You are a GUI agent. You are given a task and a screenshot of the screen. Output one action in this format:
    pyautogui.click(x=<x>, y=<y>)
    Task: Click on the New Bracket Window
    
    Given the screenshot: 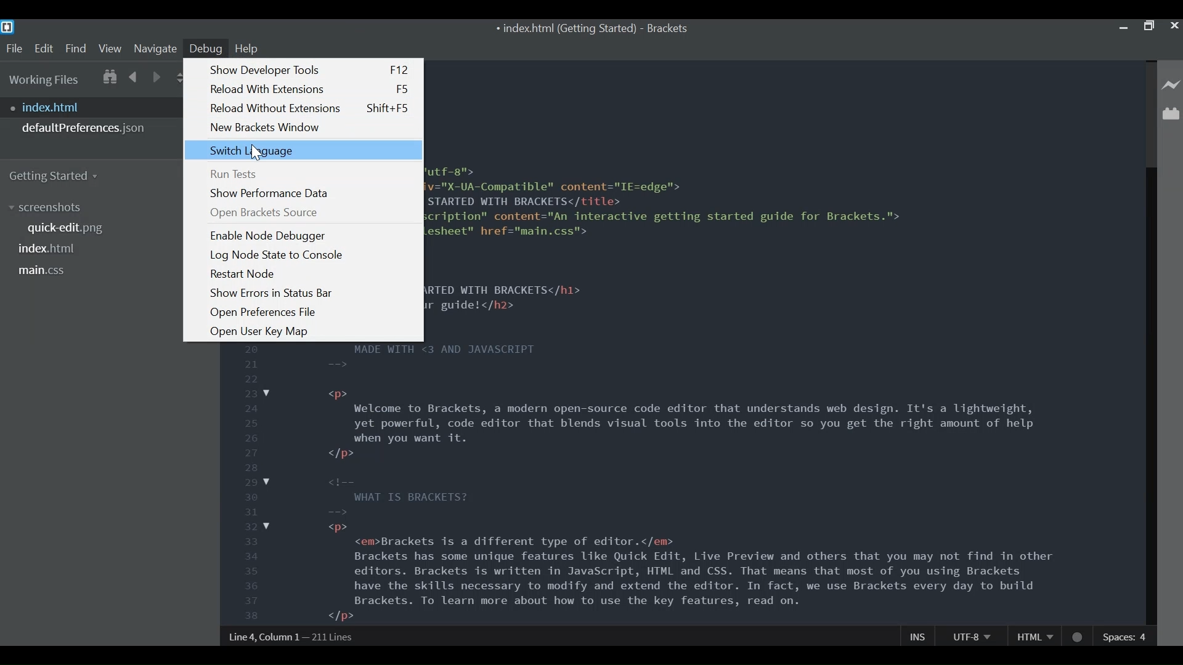 What is the action you would take?
    pyautogui.click(x=267, y=127)
    